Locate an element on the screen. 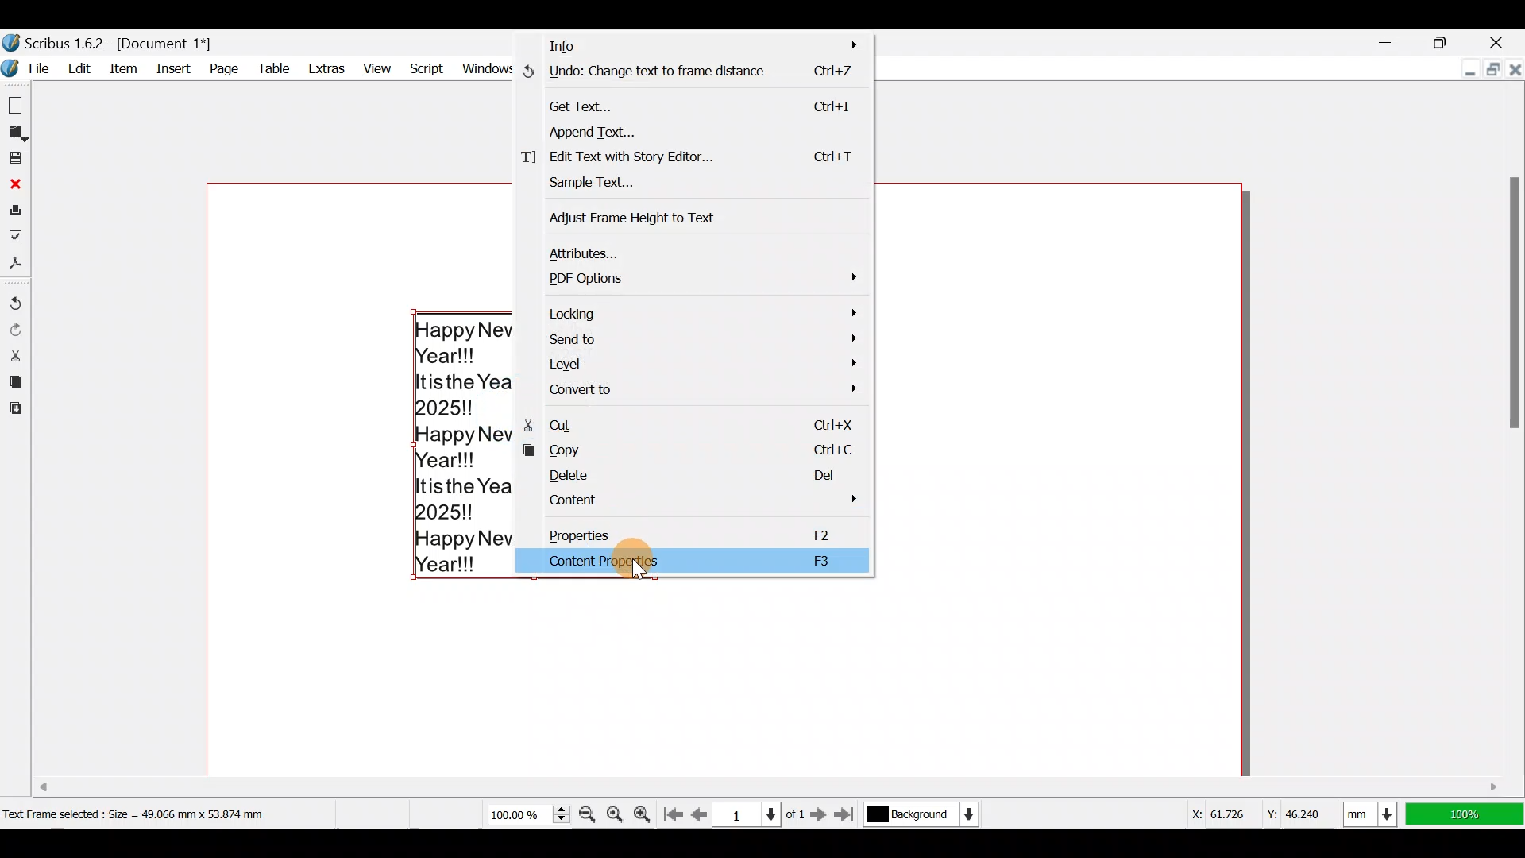 This screenshot has width=1525, height=858. Insert is located at coordinates (177, 69).